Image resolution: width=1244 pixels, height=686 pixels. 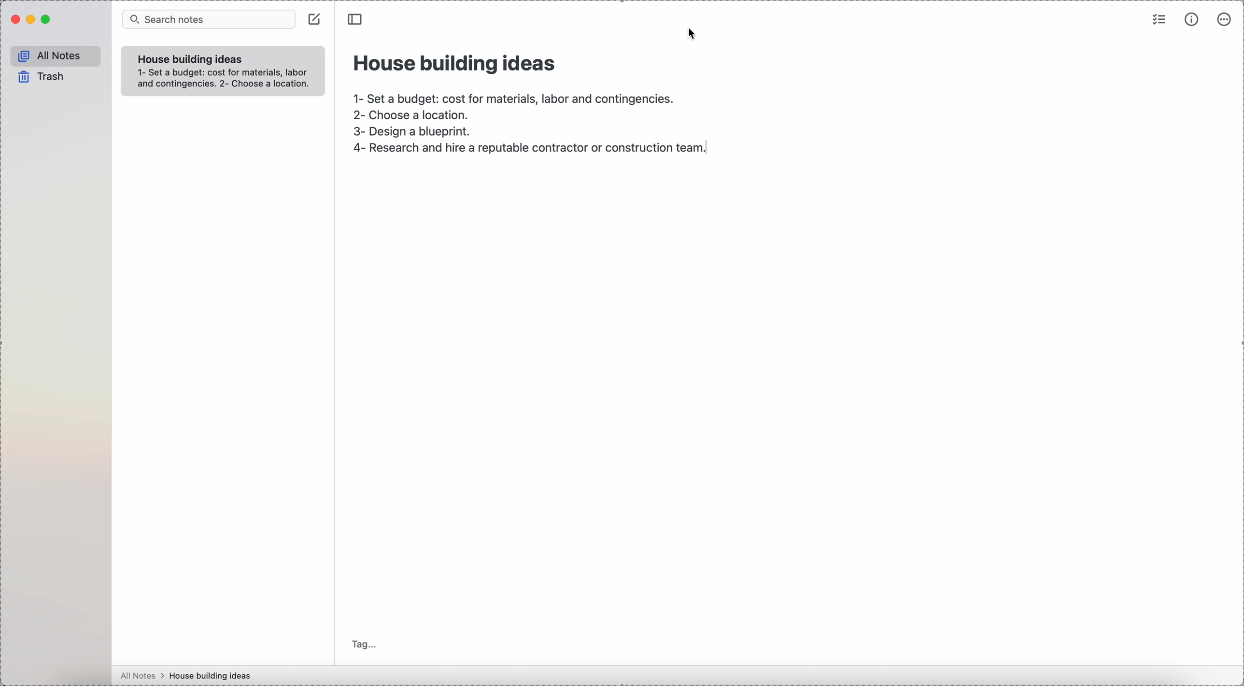 I want to click on 1- Set a budget: cost for materials, labor
and contingencies. 2- Choose a location., so click(x=226, y=79).